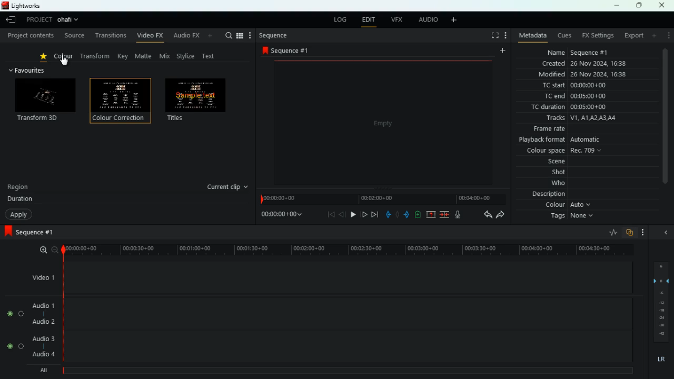  Describe the element at coordinates (229, 35) in the screenshot. I see `search` at that location.